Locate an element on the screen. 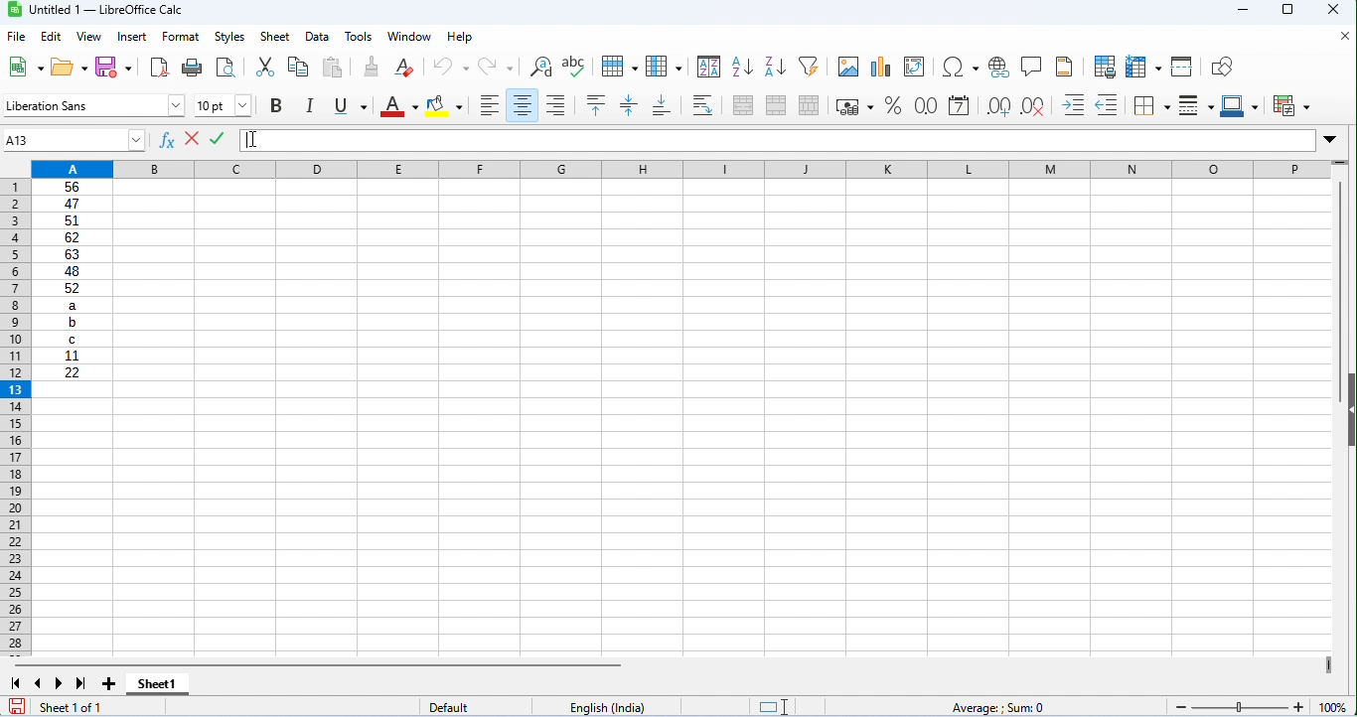 Image resolution: width=1357 pixels, height=717 pixels. align top is located at coordinates (594, 104).